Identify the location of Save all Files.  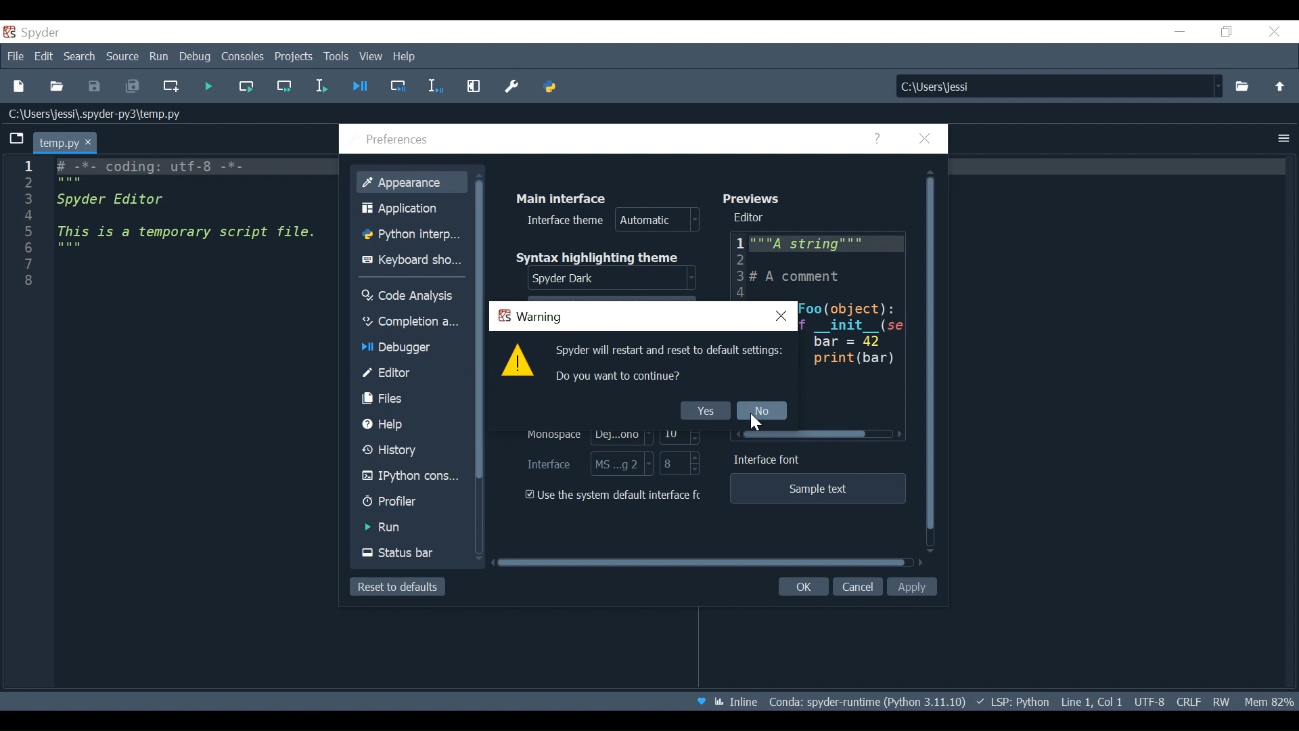
(133, 87).